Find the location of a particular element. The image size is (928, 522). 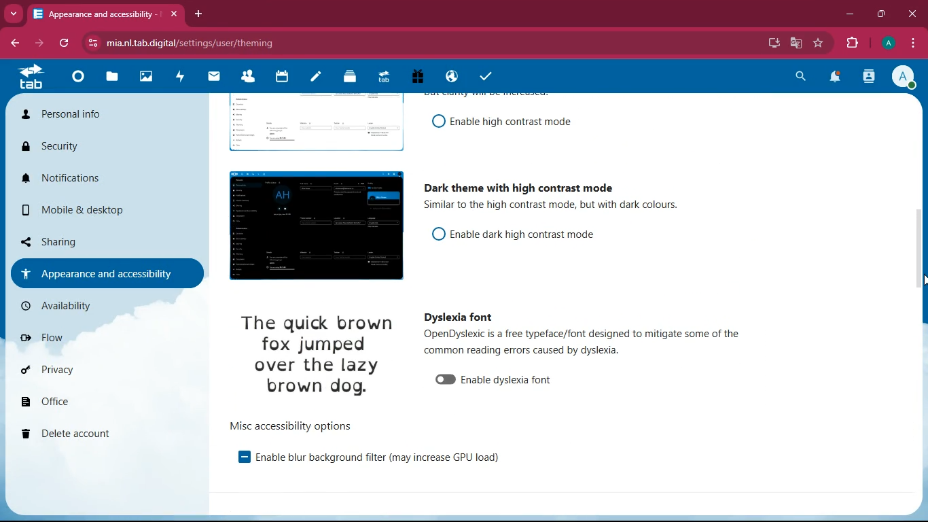

maximize is located at coordinates (878, 13).